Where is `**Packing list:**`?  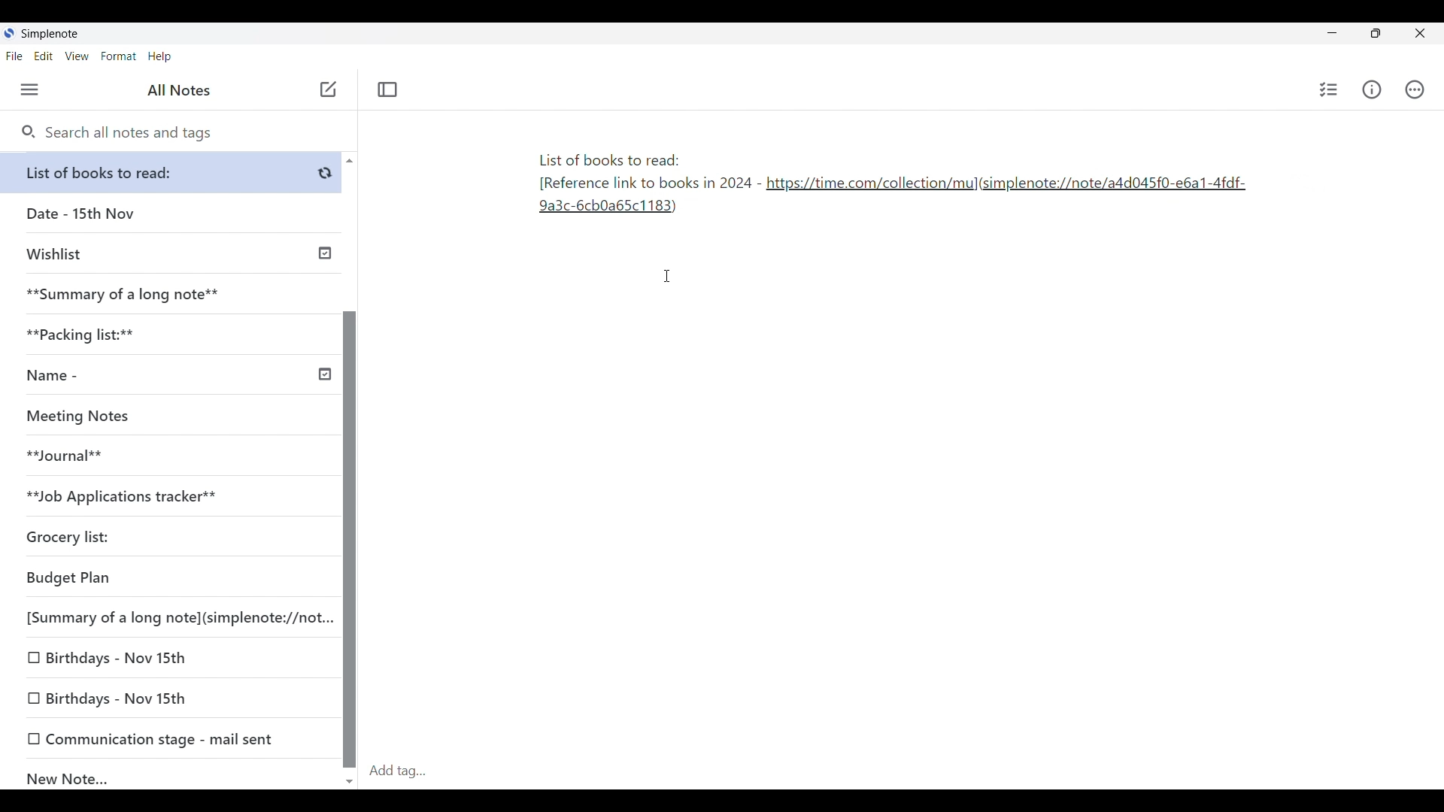 **Packing list:** is located at coordinates (172, 335).